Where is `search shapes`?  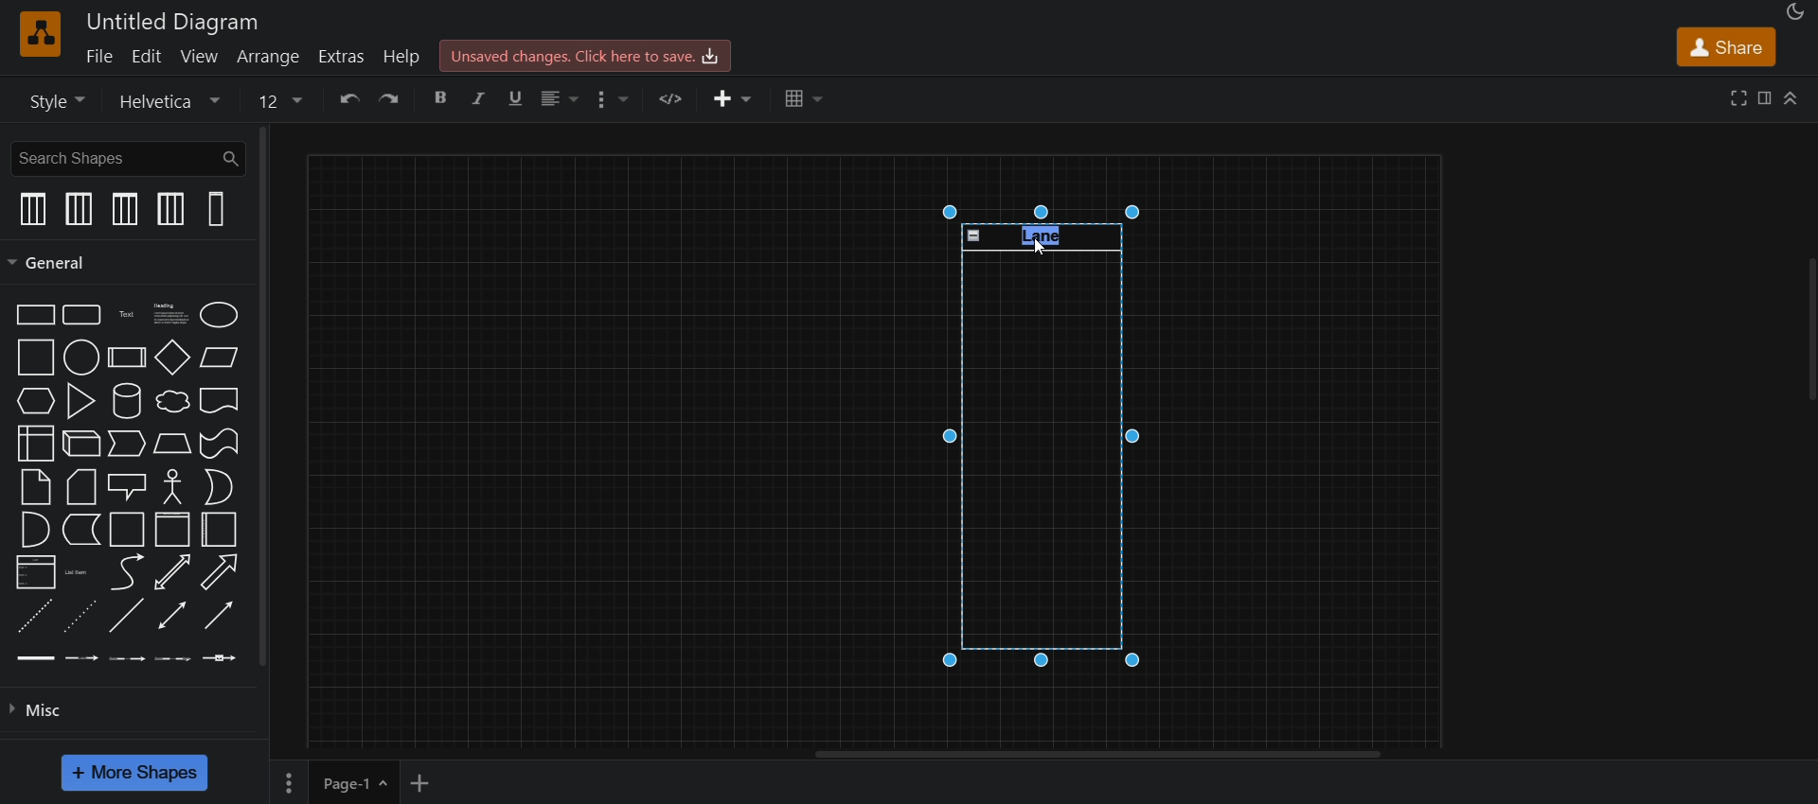 search shapes is located at coordinates (126, 157).